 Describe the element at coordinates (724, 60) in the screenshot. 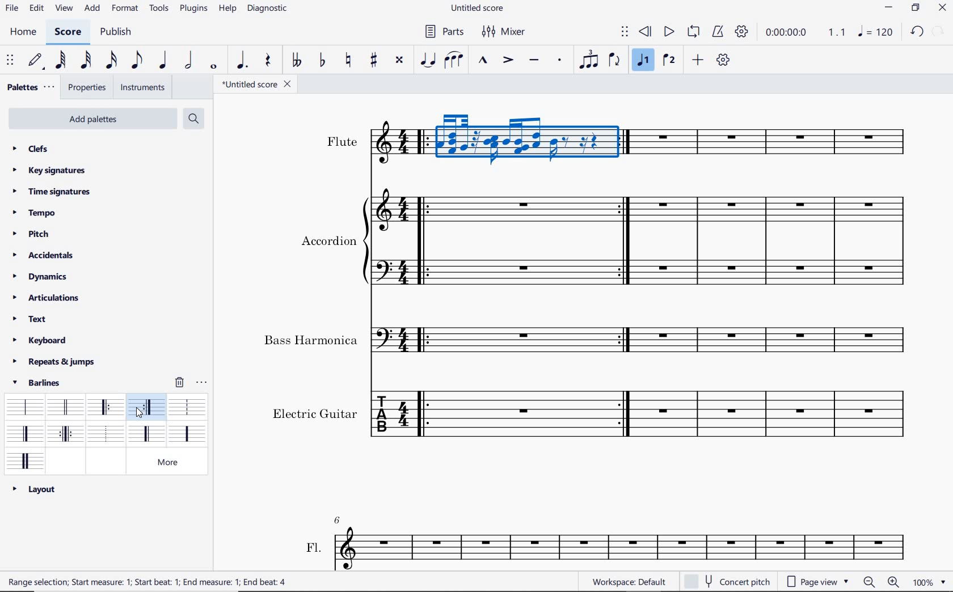

I see `customize toolbar` at that location.